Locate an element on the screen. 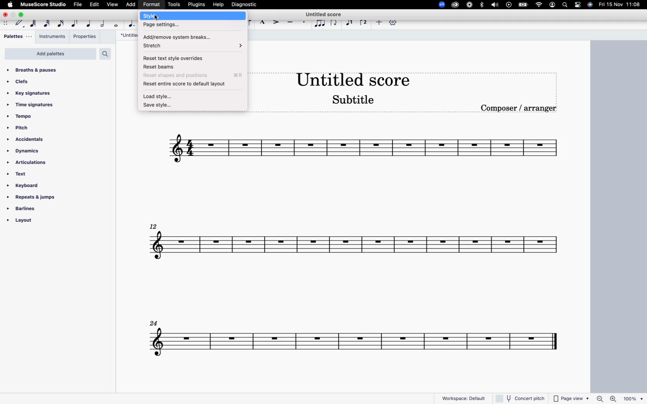  composer / arranger is located at coordinates (517, 110).